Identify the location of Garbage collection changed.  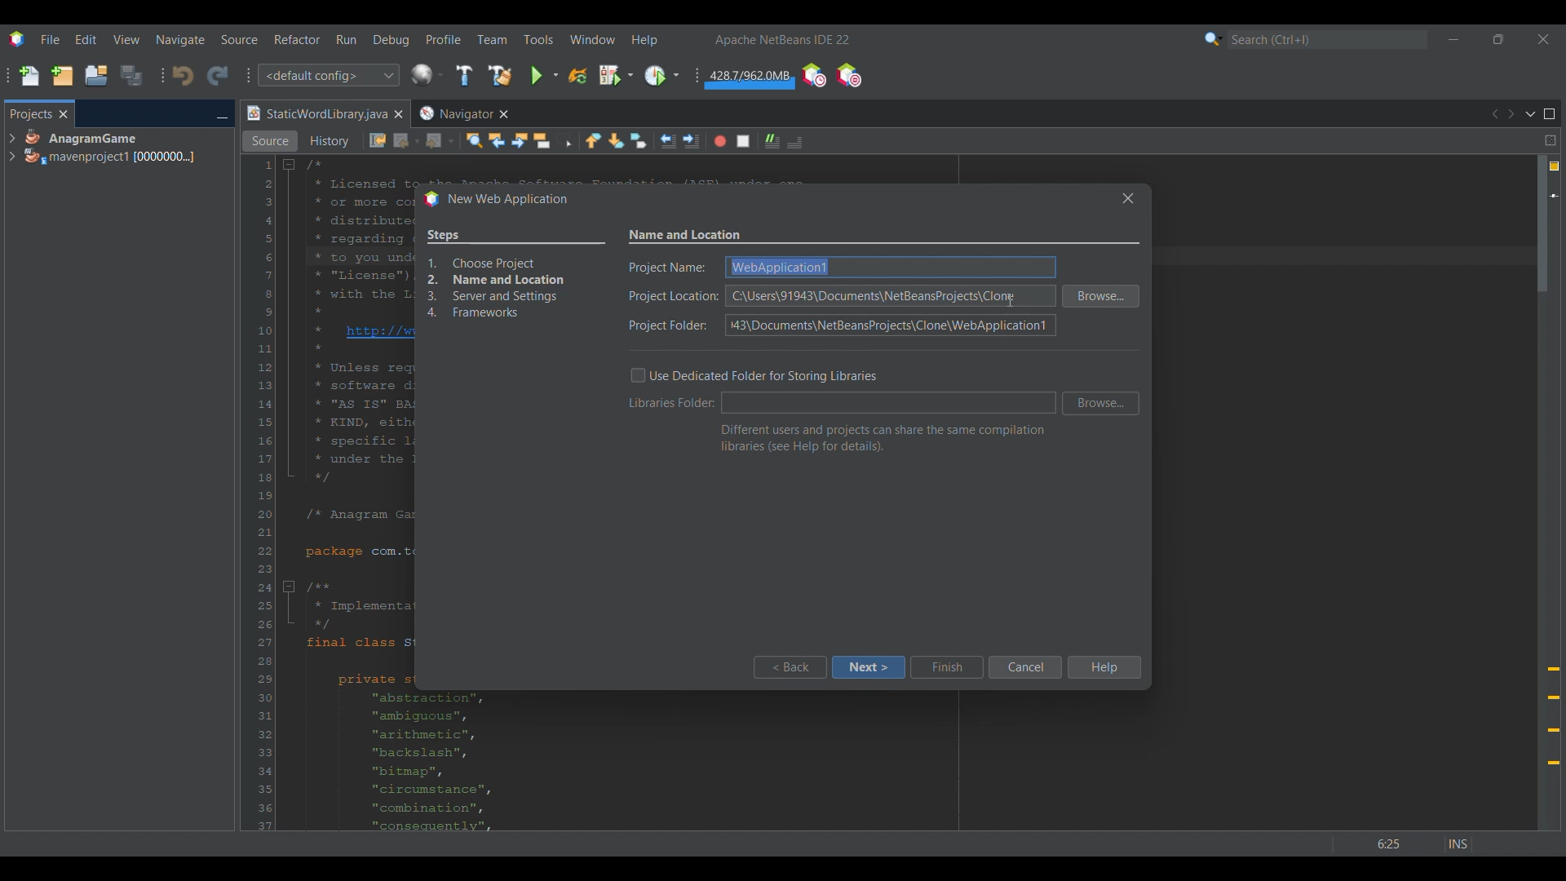
(750, 78).